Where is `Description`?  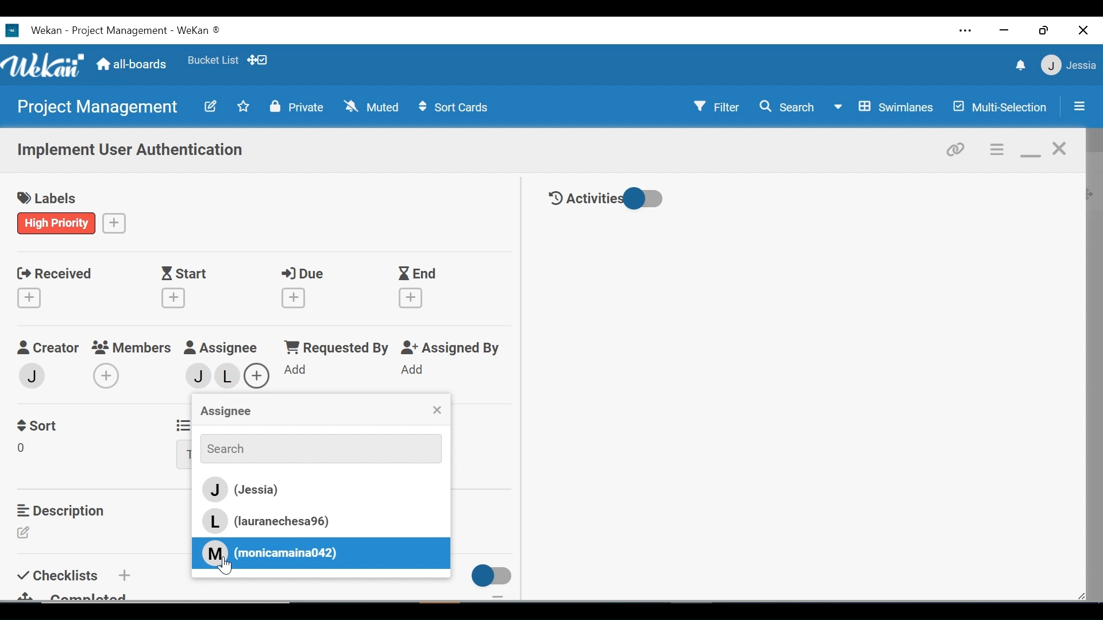 Description is located at coordinates (64, 510).